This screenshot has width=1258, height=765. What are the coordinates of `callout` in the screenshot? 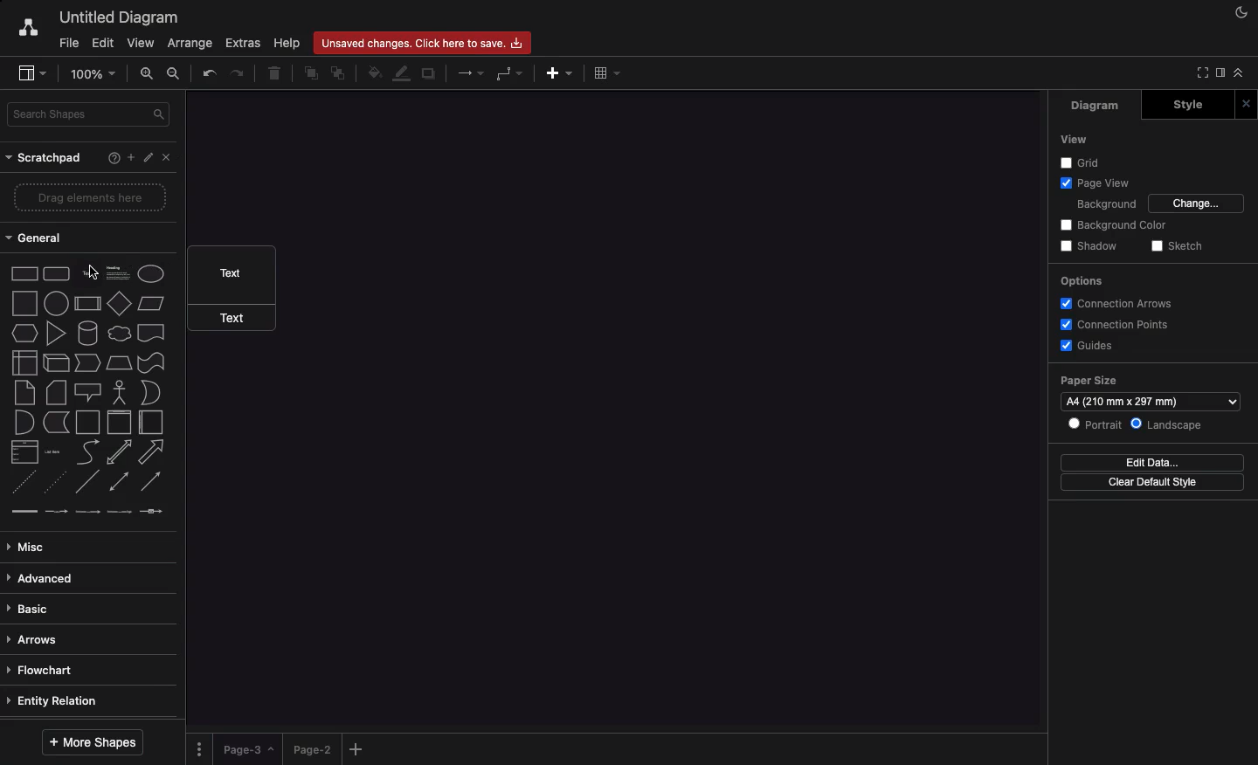 It's located at (88, 393).